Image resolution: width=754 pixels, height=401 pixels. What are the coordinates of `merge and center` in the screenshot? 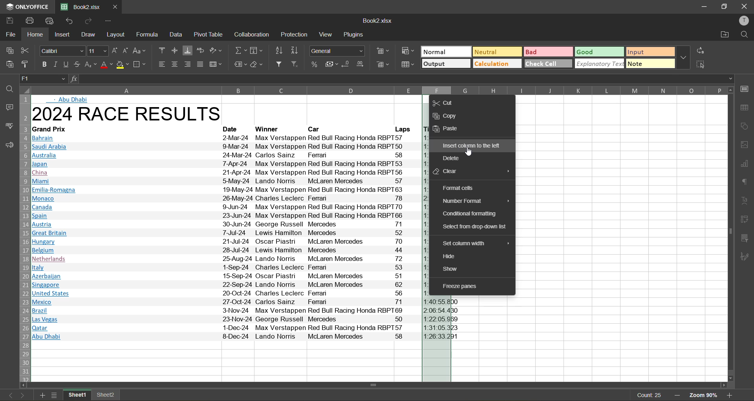 It's located at (215, 63).